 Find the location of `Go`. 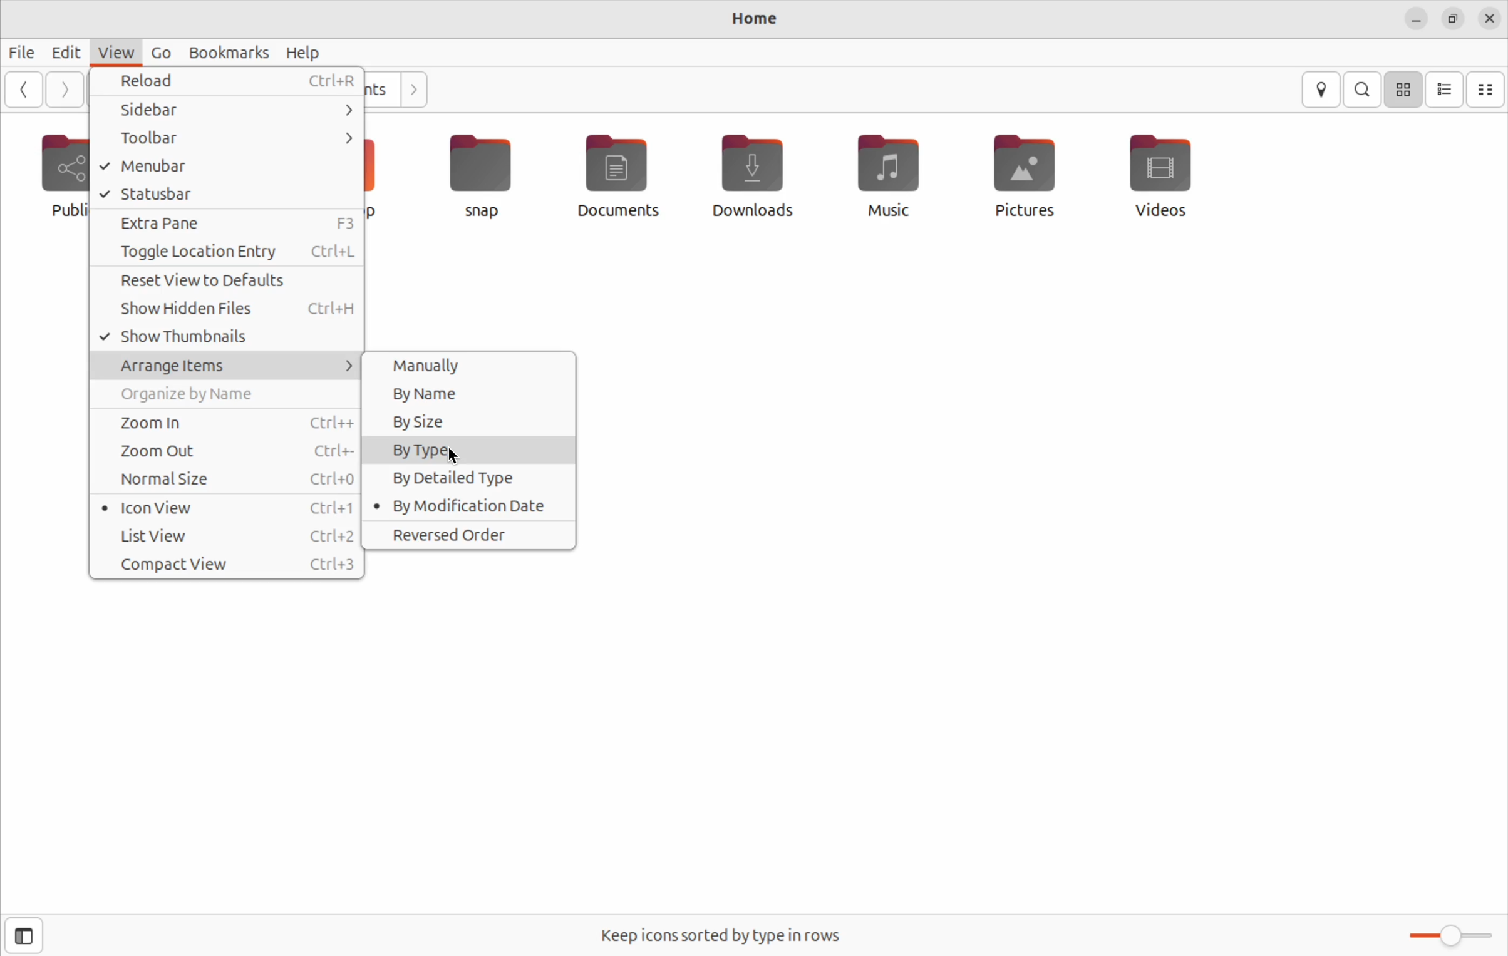

Go is located at coordinates (158, 49).